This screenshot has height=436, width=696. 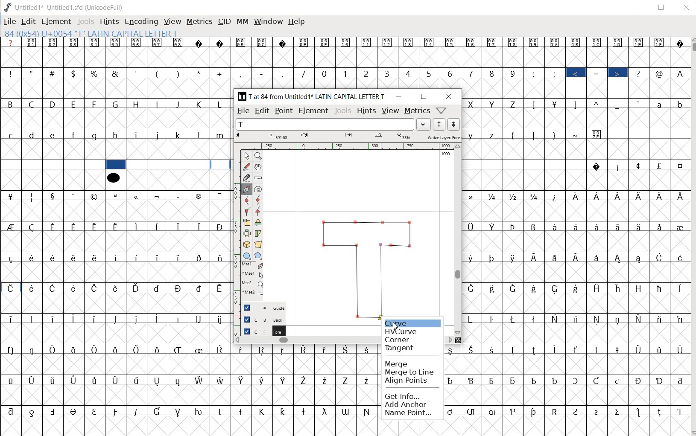 What do you see at coordinates (618, 349) in the screenshot?
I see `Symbol` at bounding box center [618, 349].